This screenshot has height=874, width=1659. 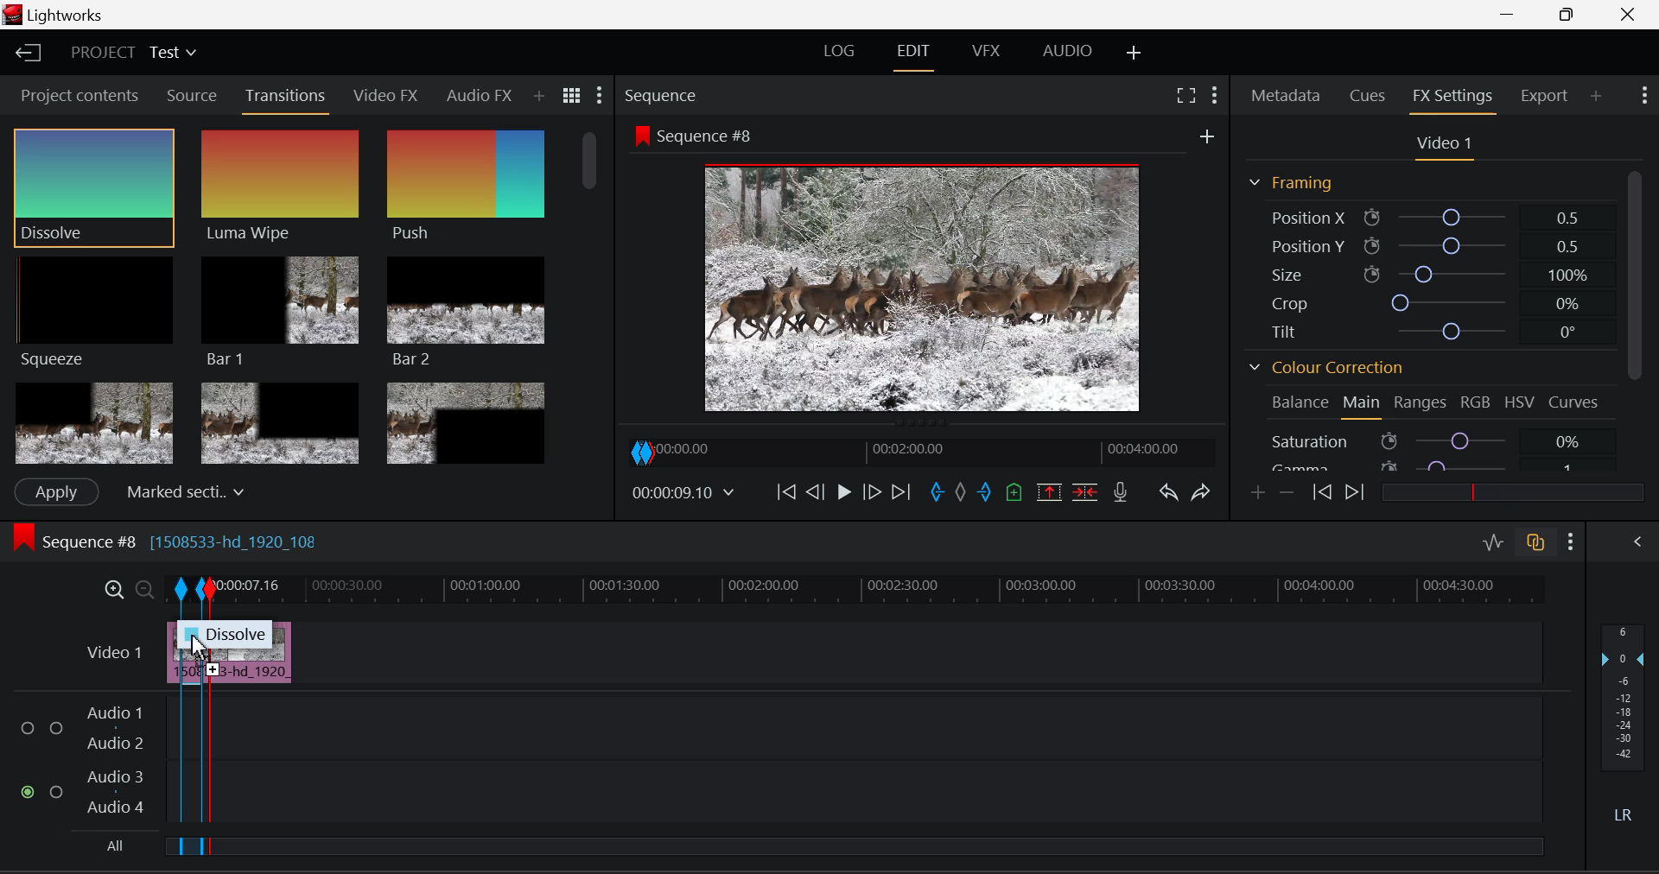 I want to click on Minimize, so click(x=1570, y=16).